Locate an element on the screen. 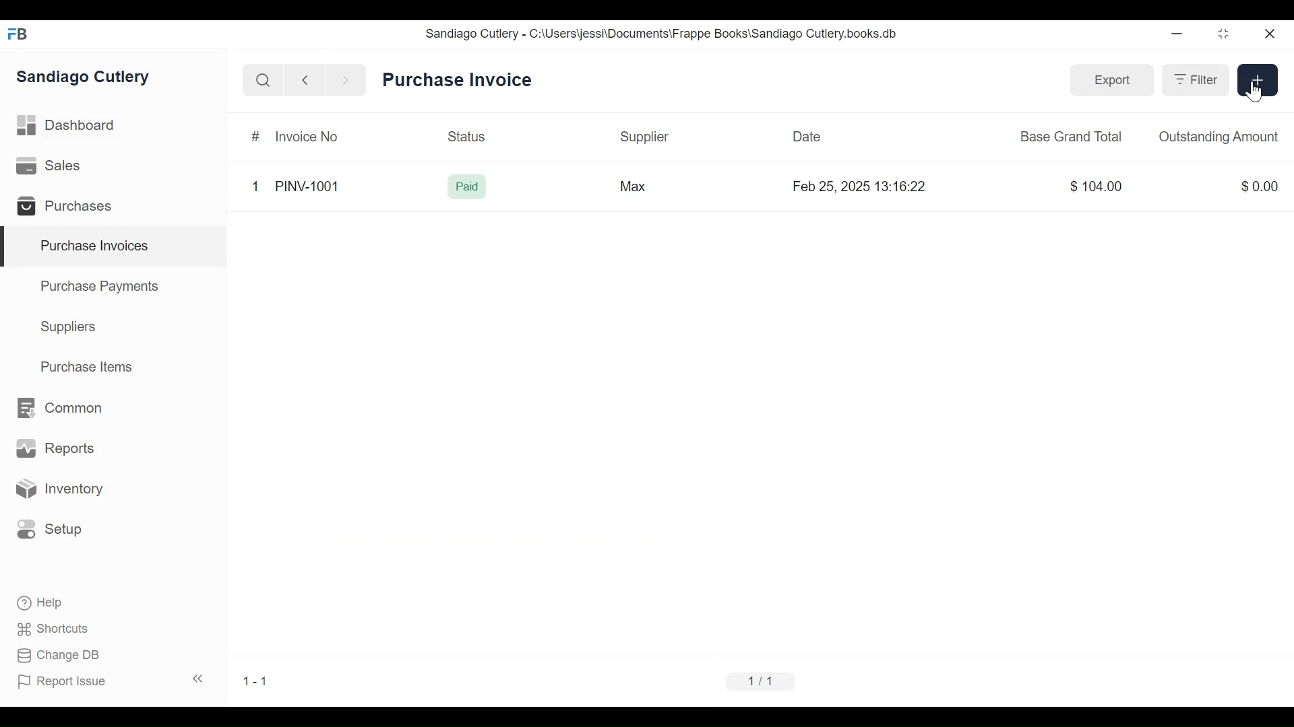 The width and height of the screenshot is (1294, 727). Filter is located at coordinates (1196, 81).